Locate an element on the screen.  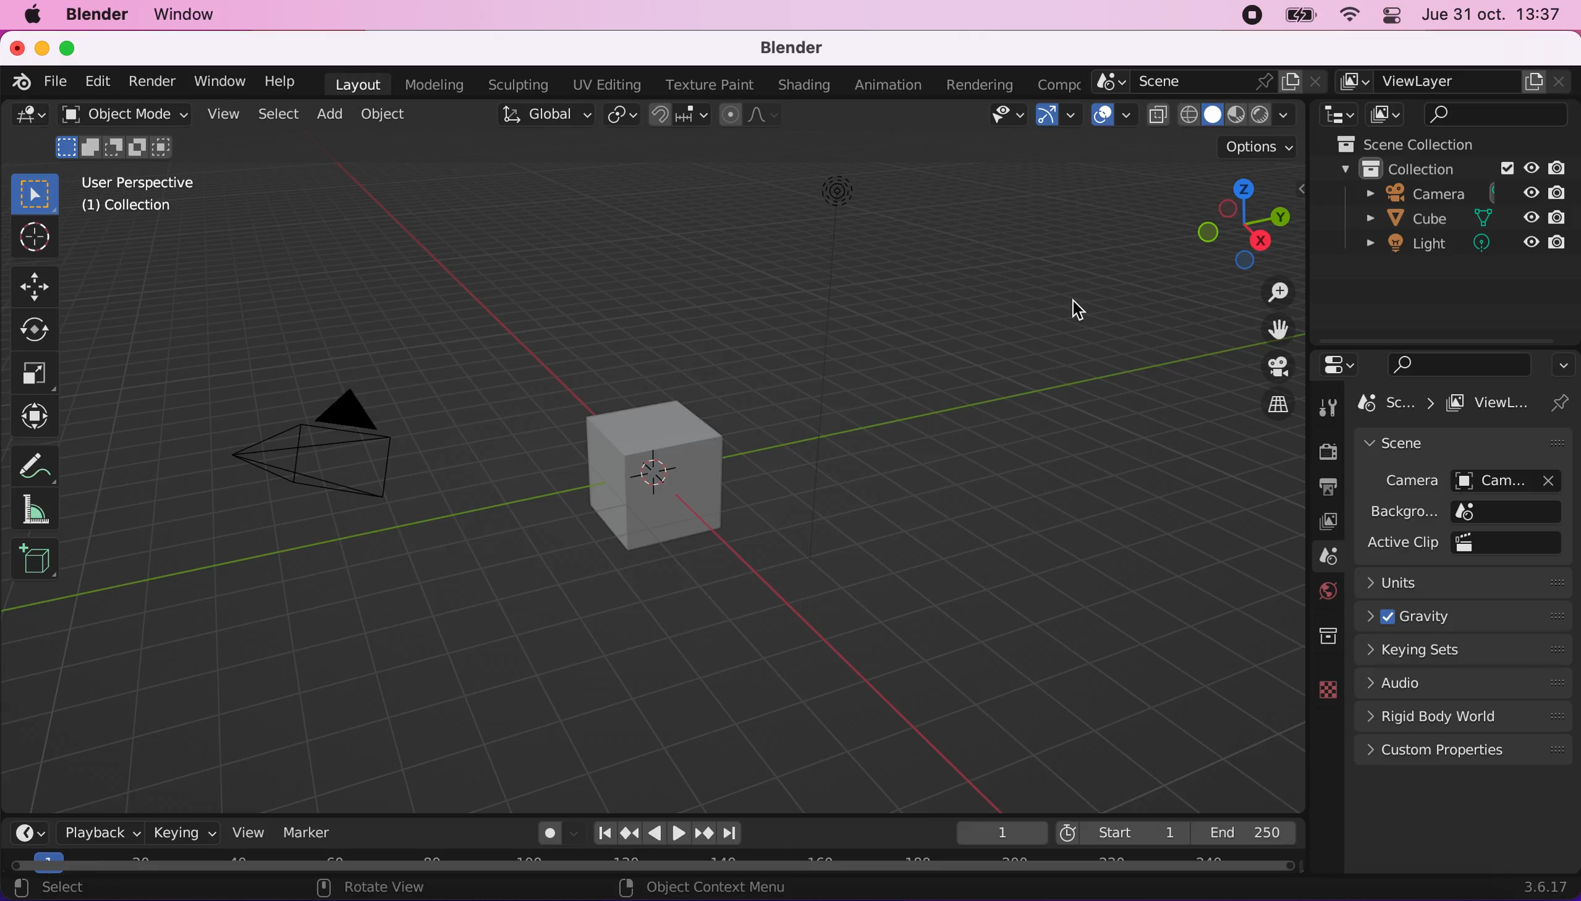
display the view is located at coordinates (1270, 367).